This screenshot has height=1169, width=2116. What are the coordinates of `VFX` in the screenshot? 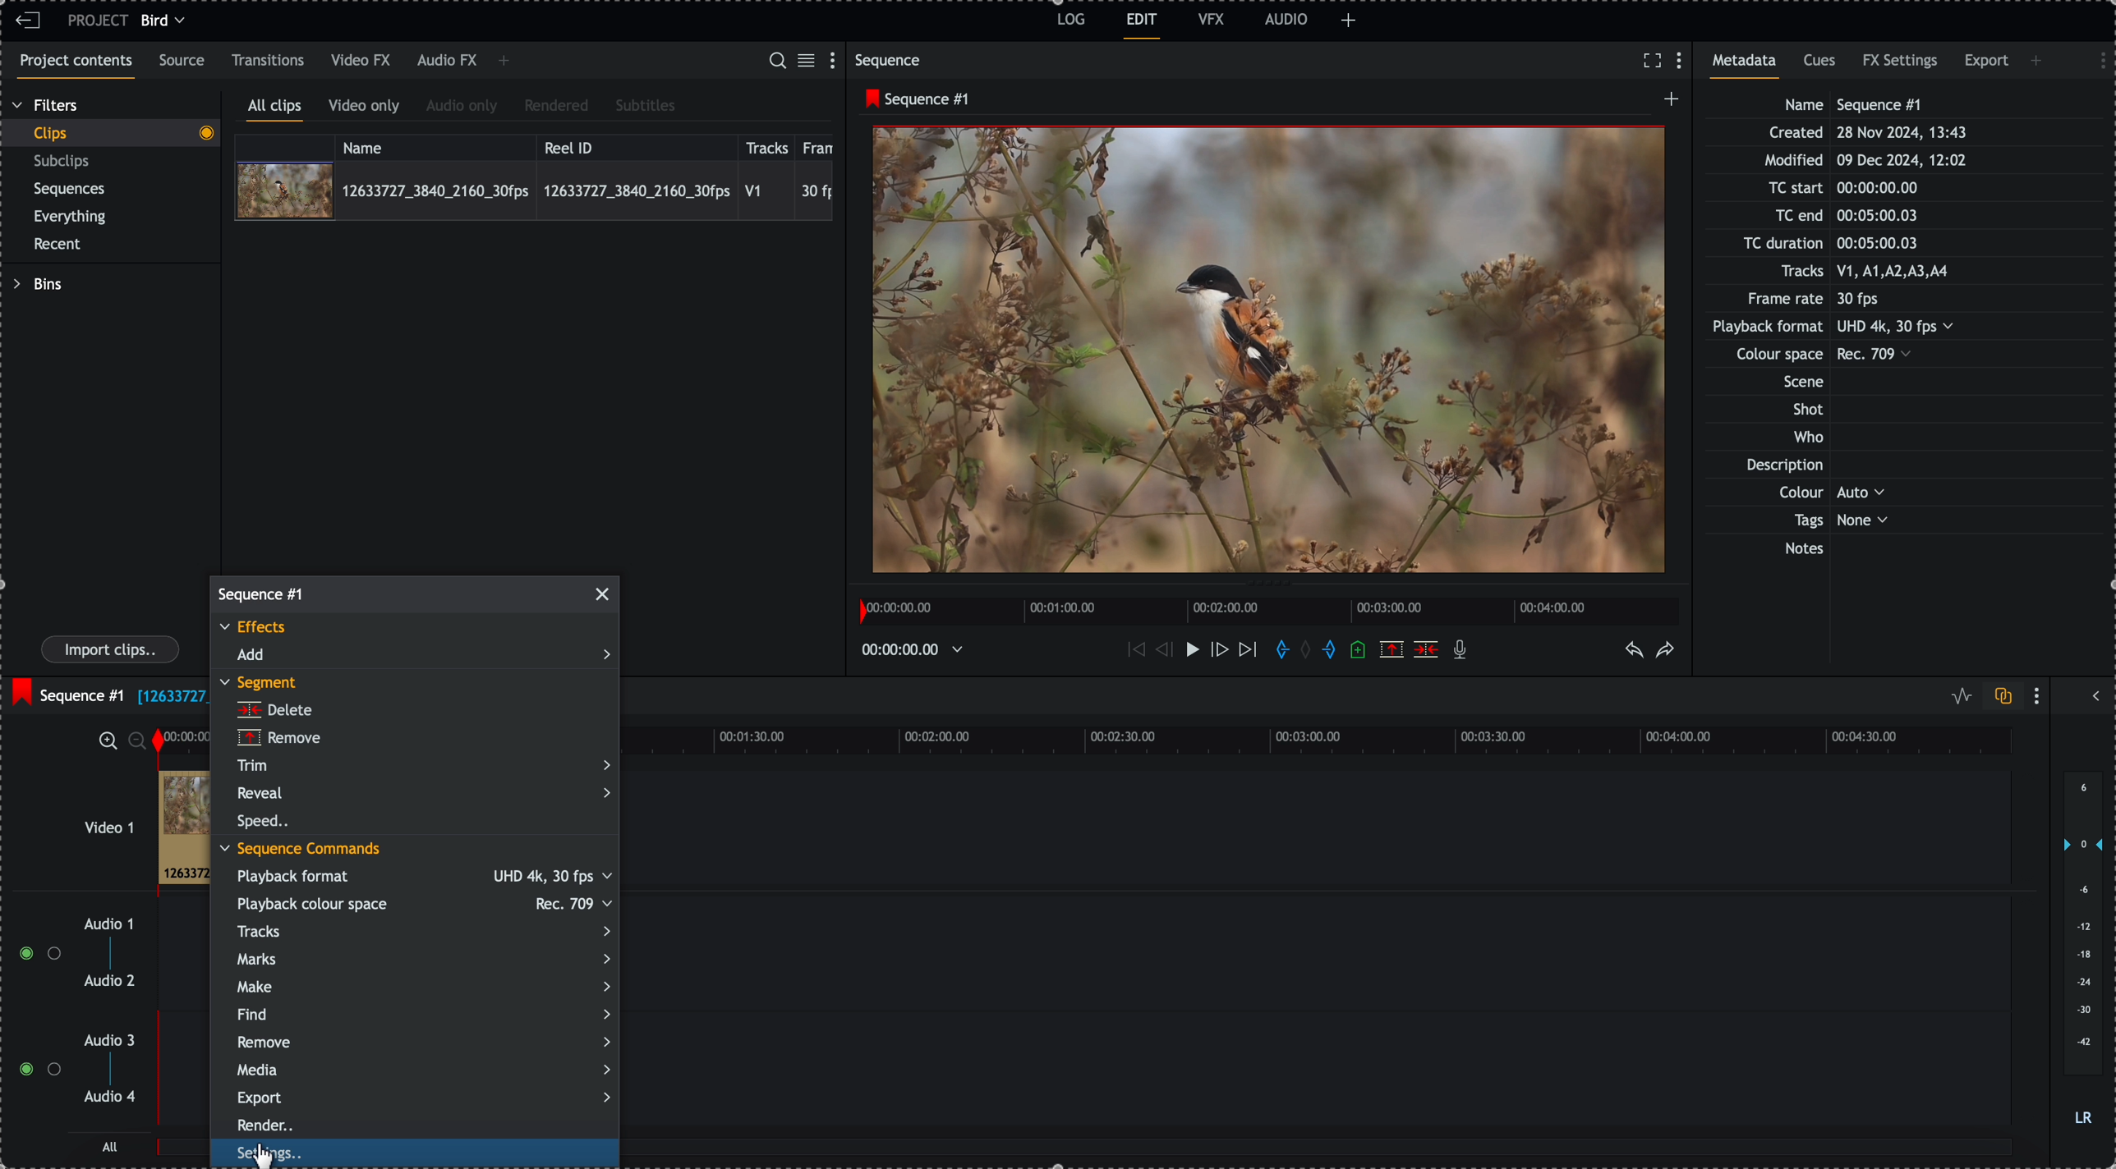 It's located at (1212, 19).